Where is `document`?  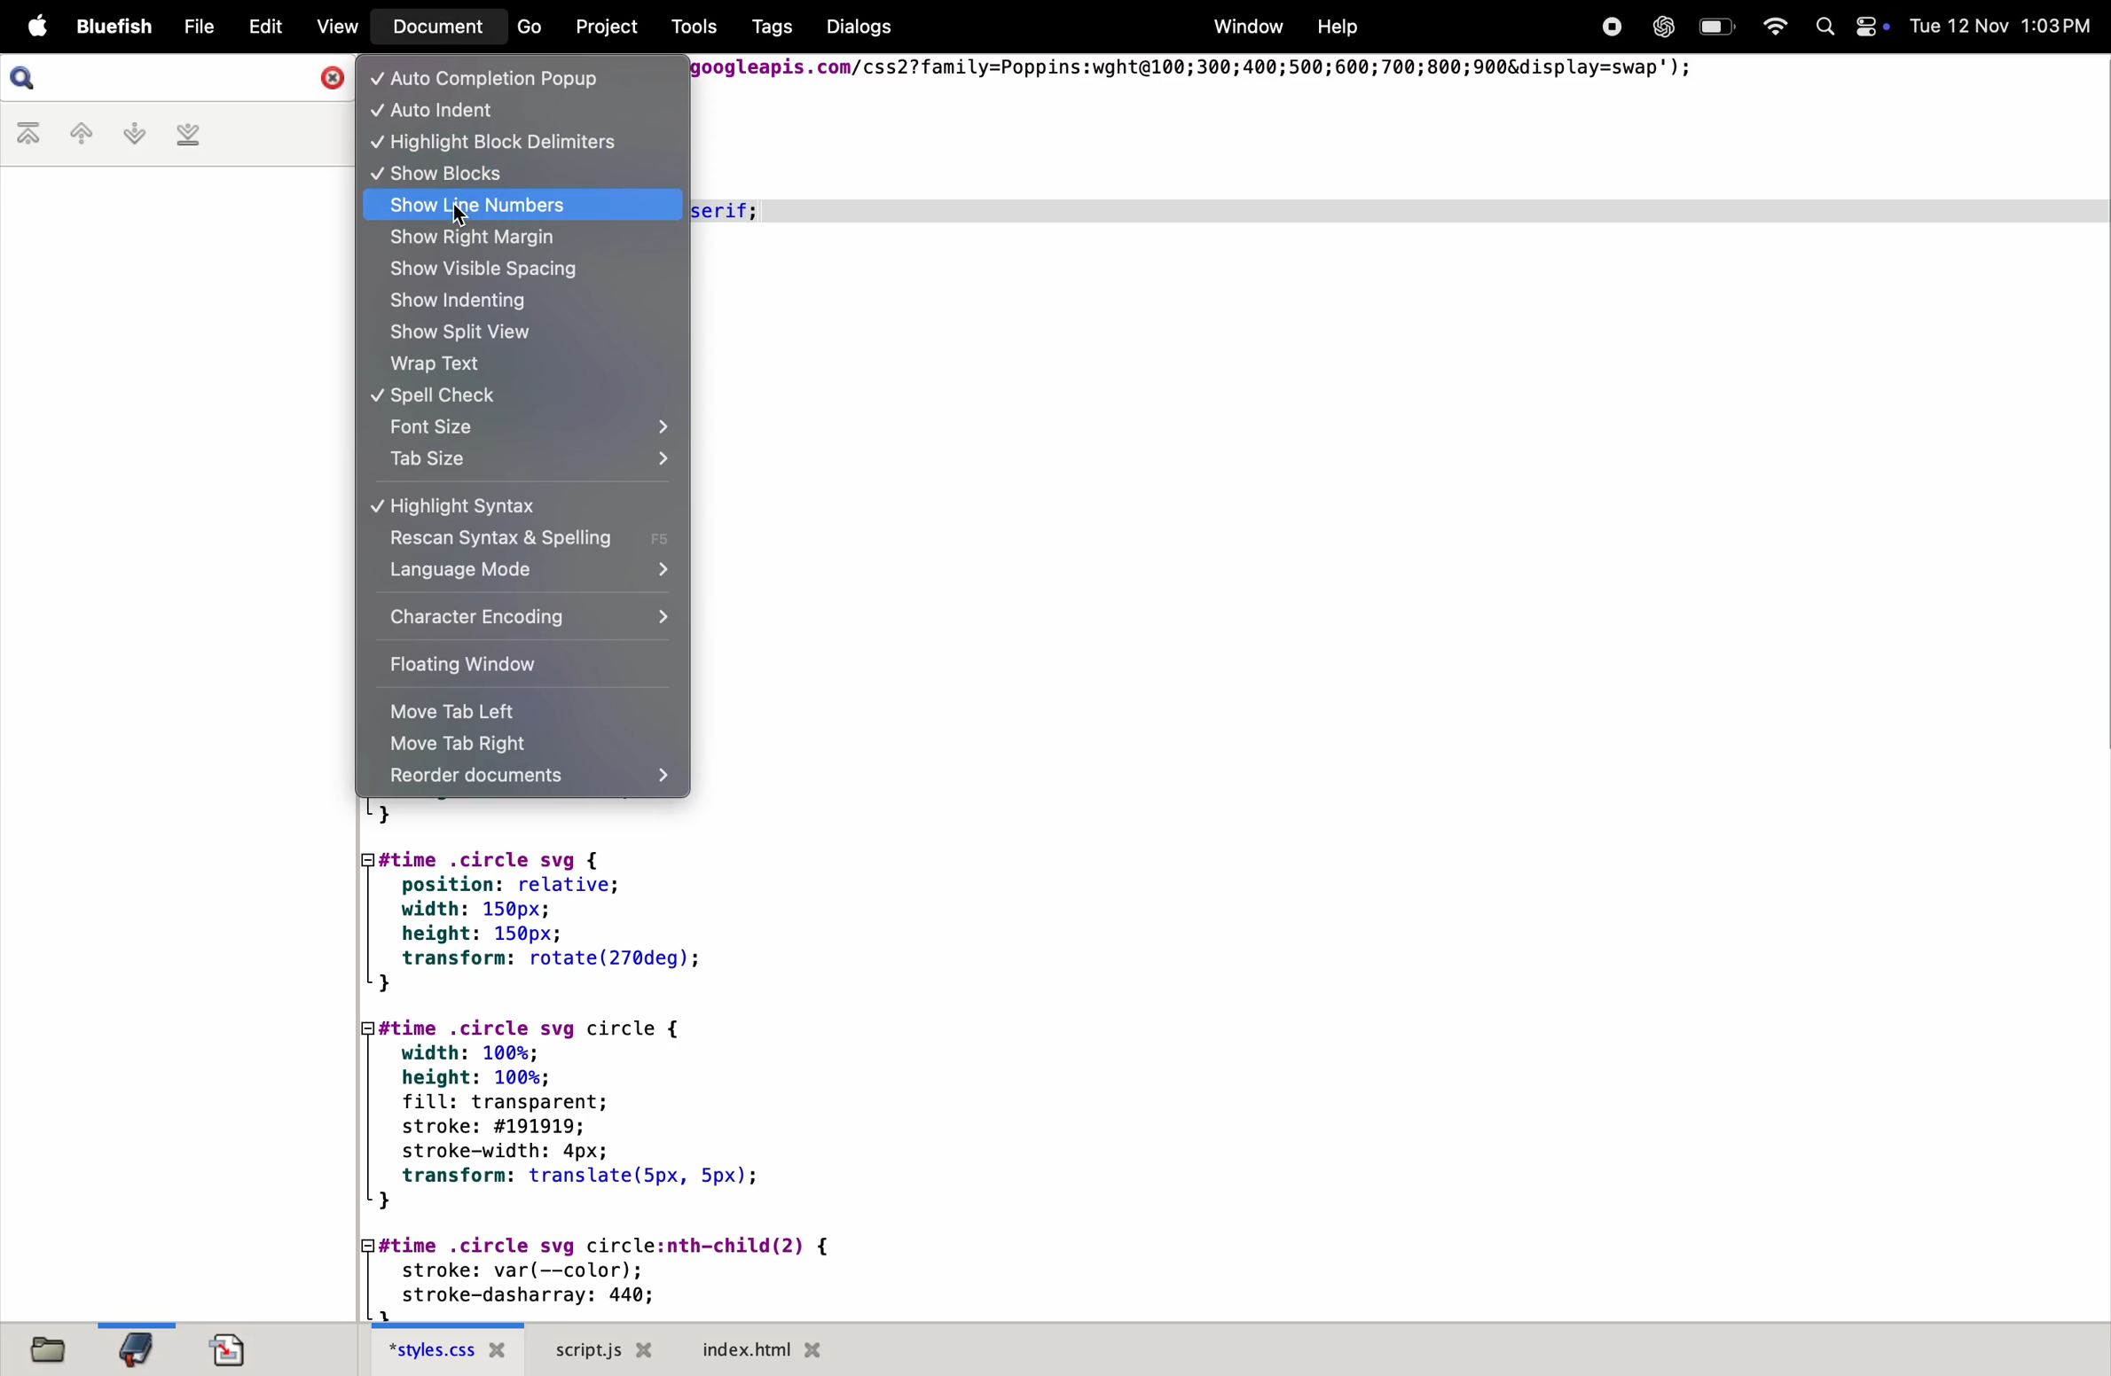 document is located at coordinates (239, 1350).